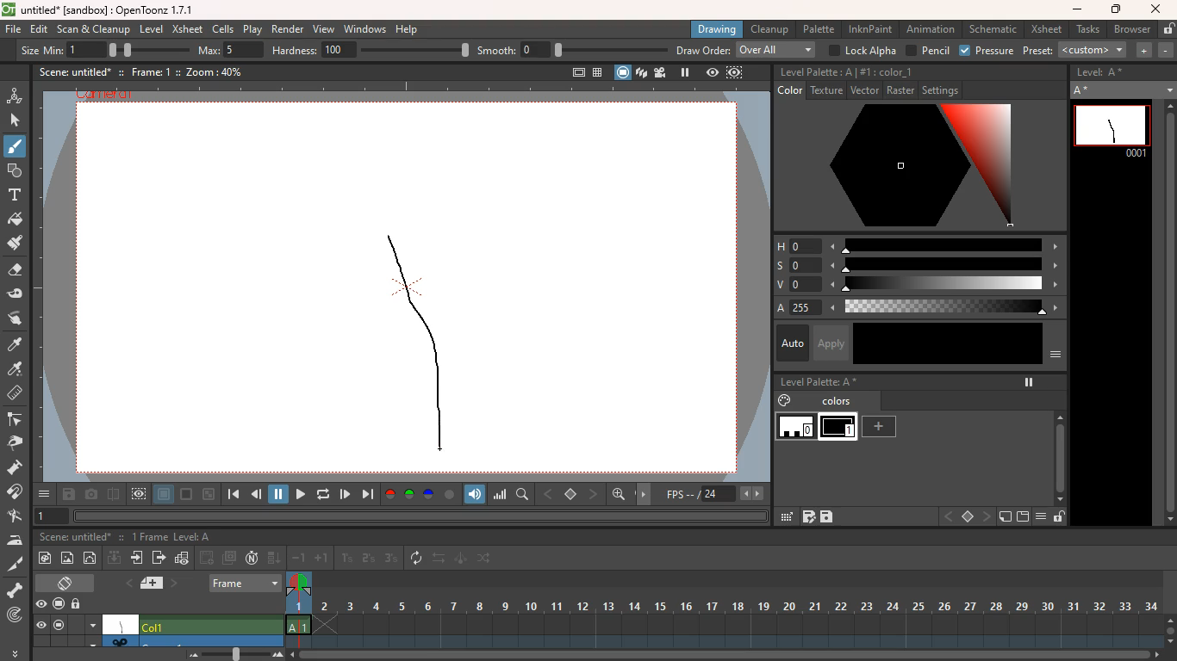 This screenshot has height=661, width=1177. I want to click on layer, so click(148, 584).